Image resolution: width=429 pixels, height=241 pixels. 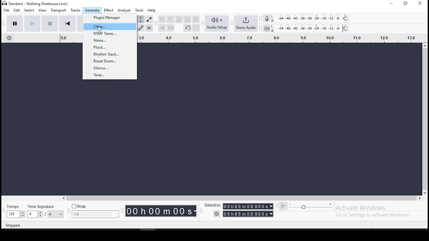 I want to click on timeline settings, so click(x=10, y=38).